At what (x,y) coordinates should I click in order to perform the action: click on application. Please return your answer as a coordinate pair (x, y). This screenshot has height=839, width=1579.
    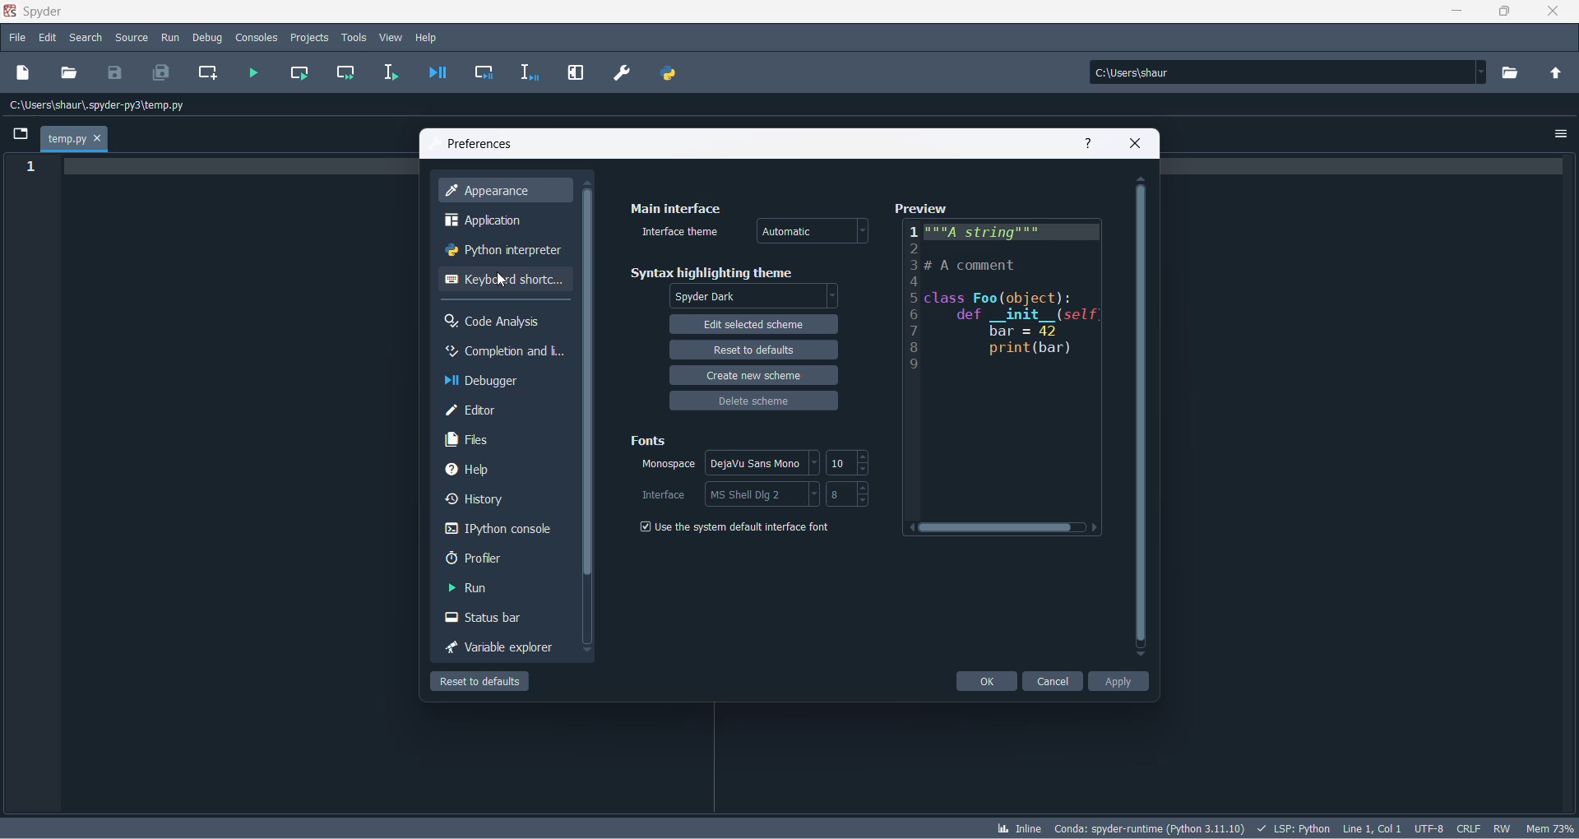
    Looking at the image, I should click on (501, 222).